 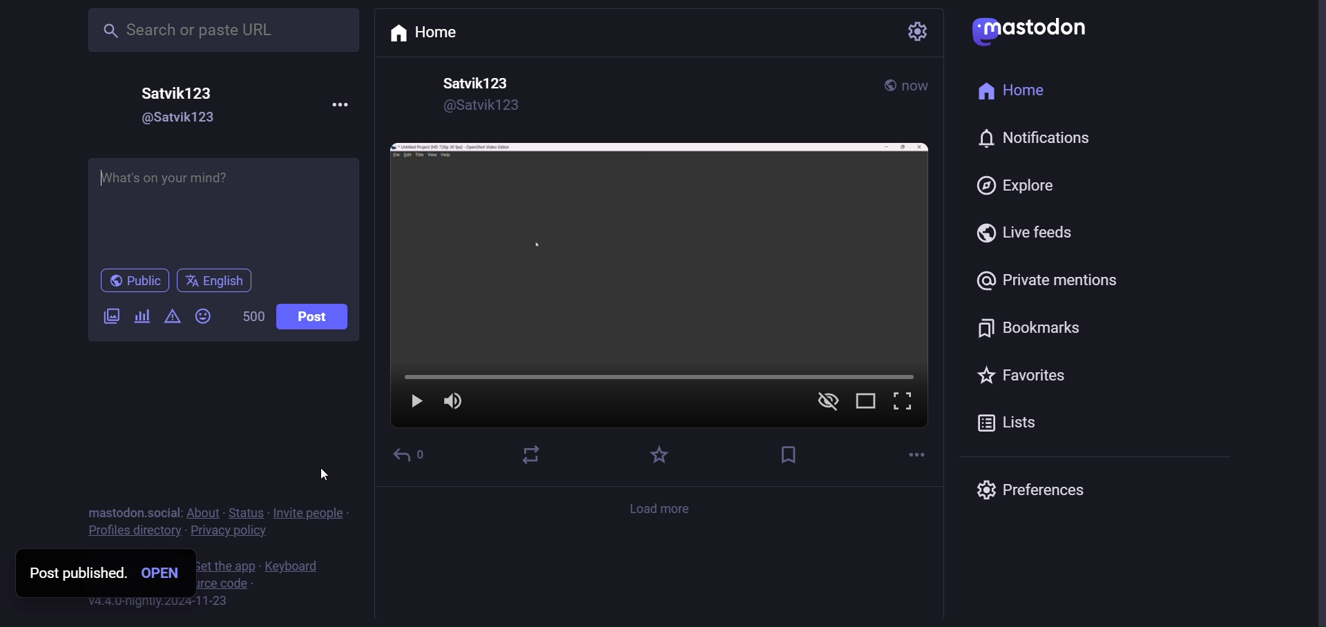 What do you see at coordinates (74, 573) in the screenshot?
I see `post published` at bounding box center [74, 573].